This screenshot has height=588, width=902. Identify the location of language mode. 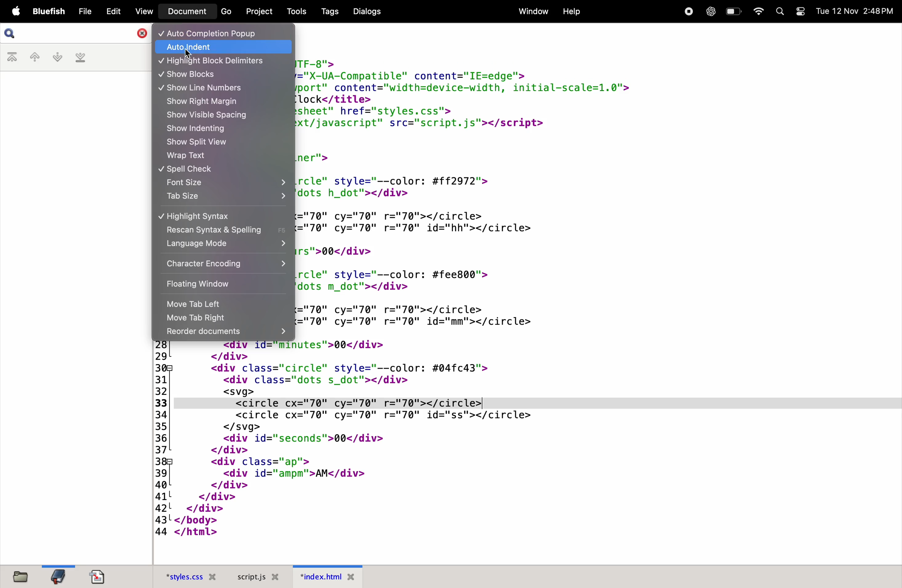
(225, 245).